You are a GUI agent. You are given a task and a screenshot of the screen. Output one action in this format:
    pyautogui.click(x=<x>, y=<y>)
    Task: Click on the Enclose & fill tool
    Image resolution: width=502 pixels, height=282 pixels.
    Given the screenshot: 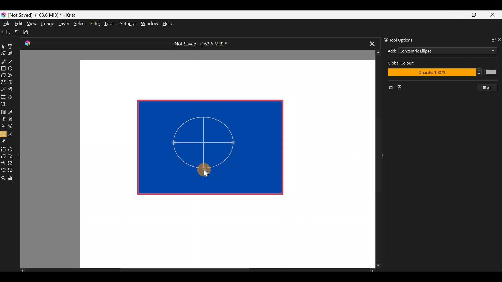 What is the action you would take?
    pyautogui.click(x=12, y=125)
    